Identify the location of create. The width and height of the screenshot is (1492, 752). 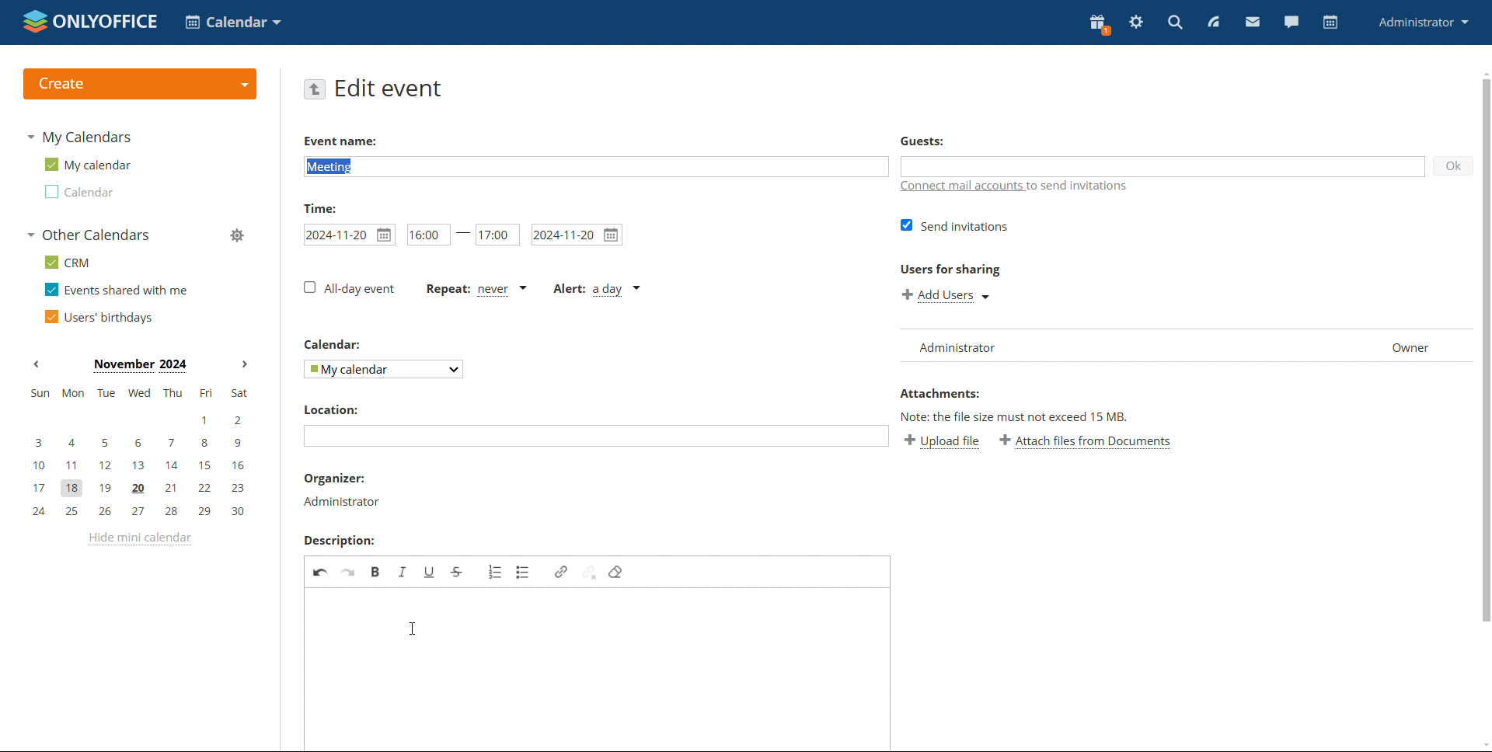
(141, 85).